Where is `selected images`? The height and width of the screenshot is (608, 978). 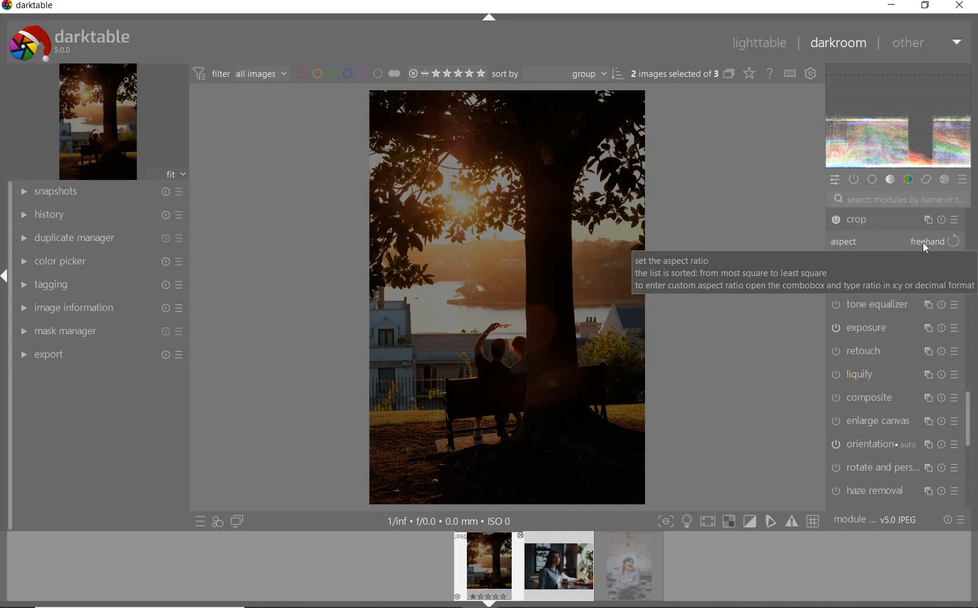
selected images is located at coordinates (674, 73).